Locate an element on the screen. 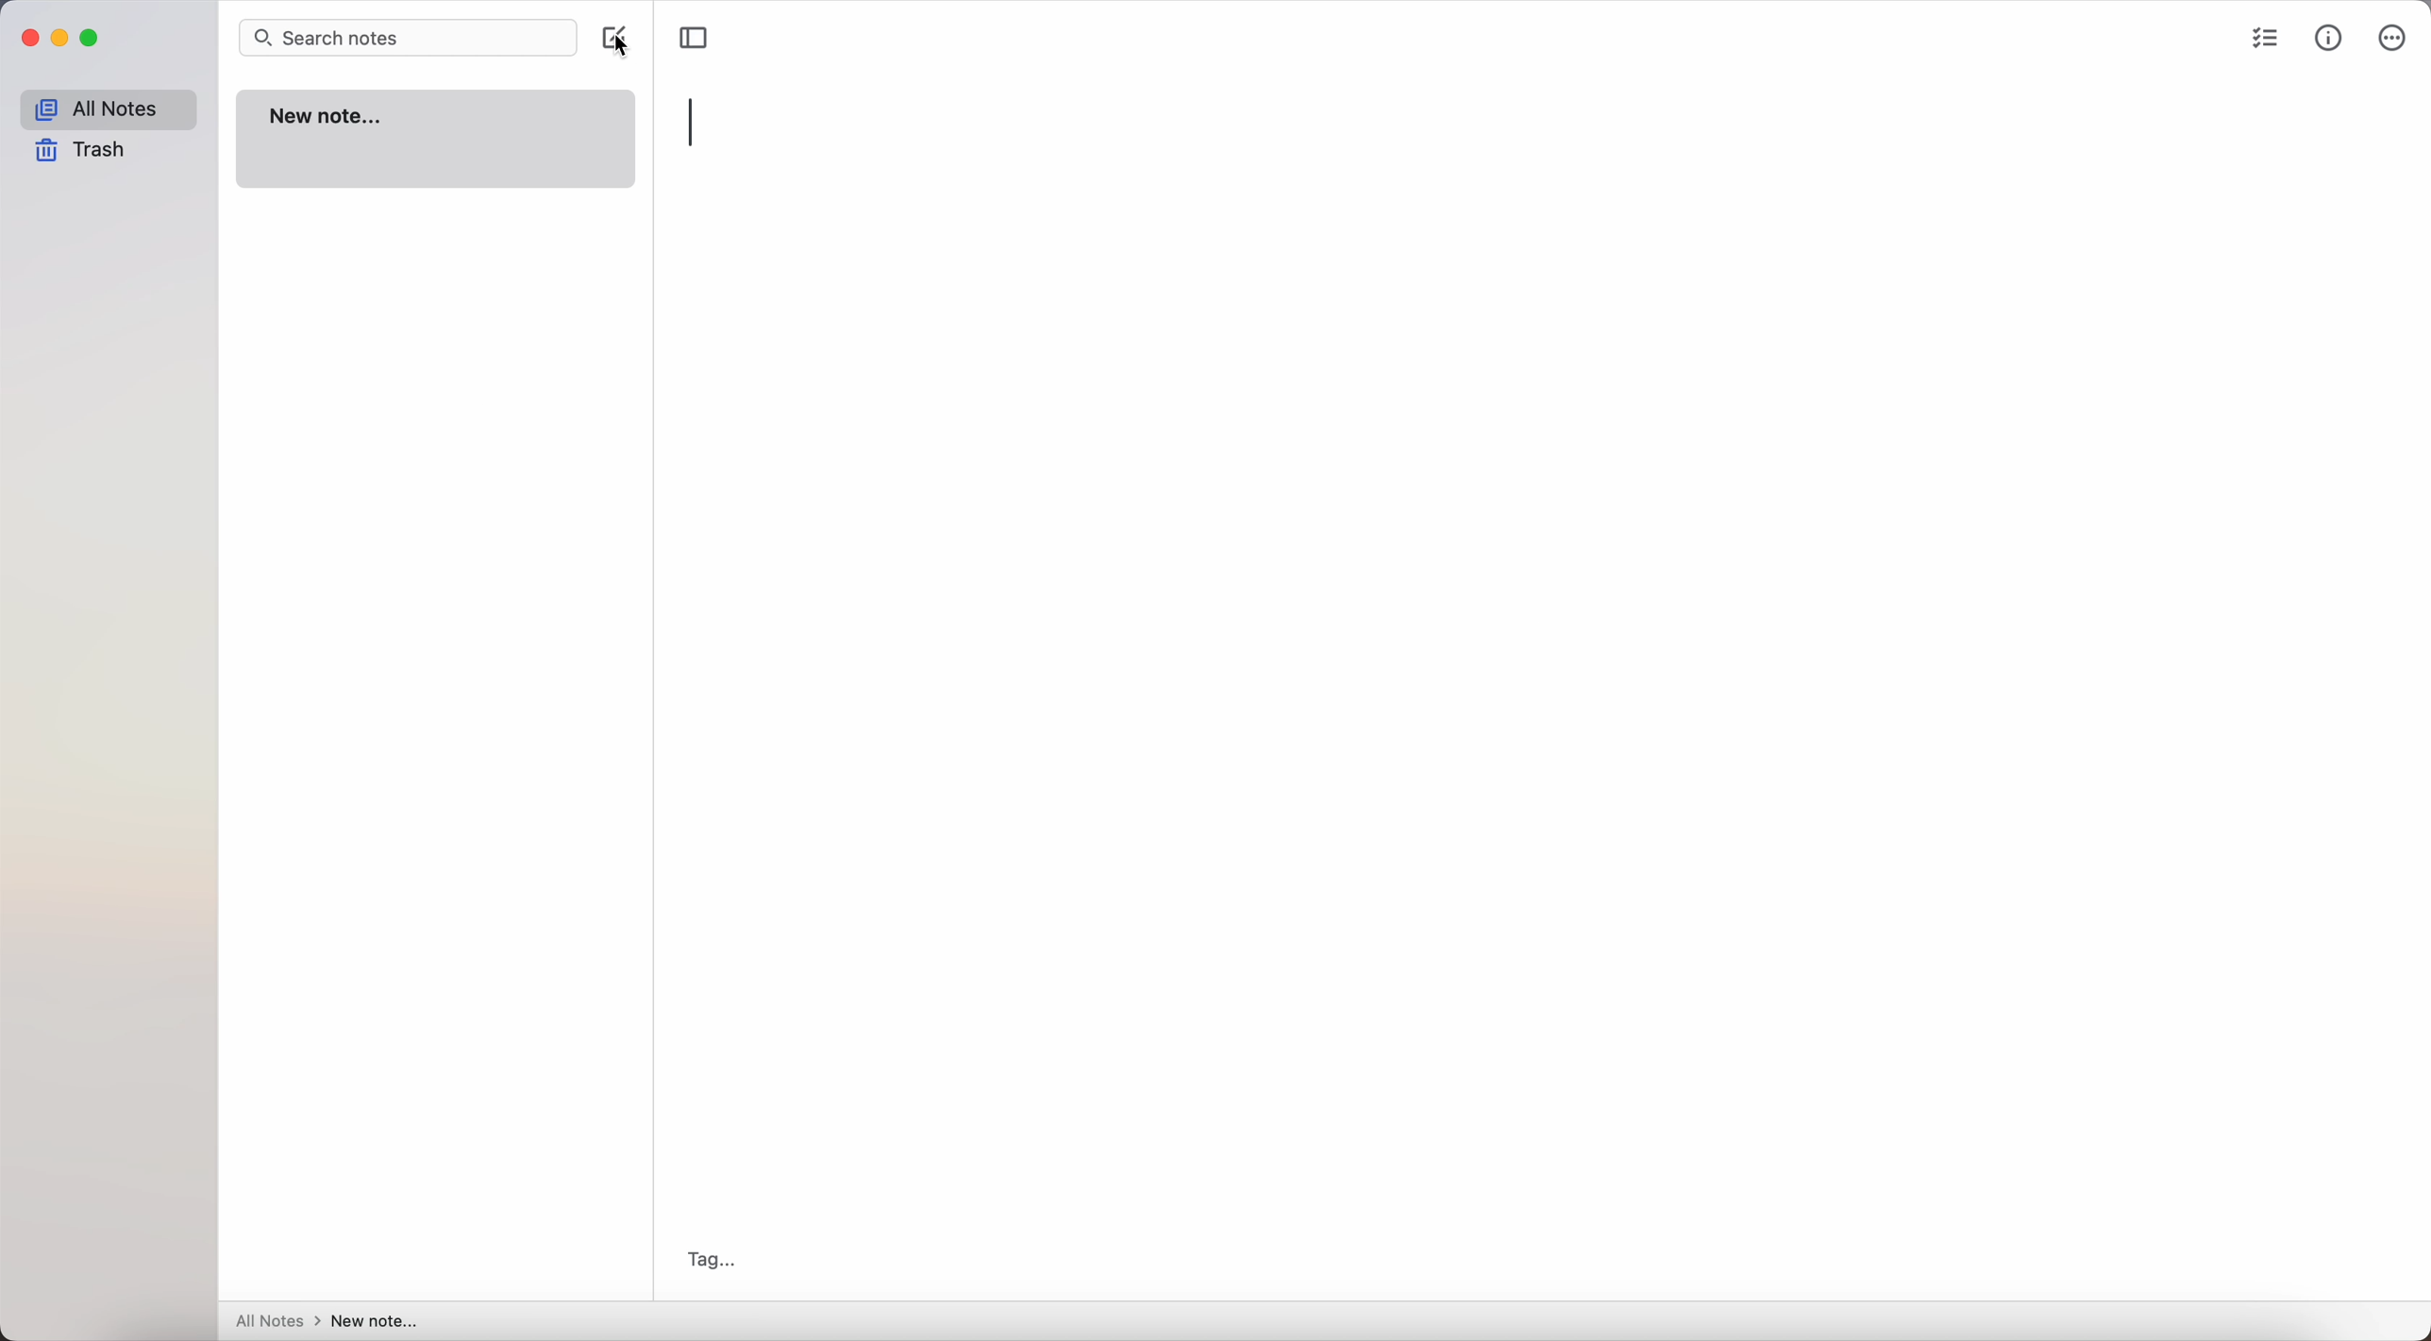 The height and width of the screenshot is (1341, 2431). search bar is located at coordinates (408, 38).